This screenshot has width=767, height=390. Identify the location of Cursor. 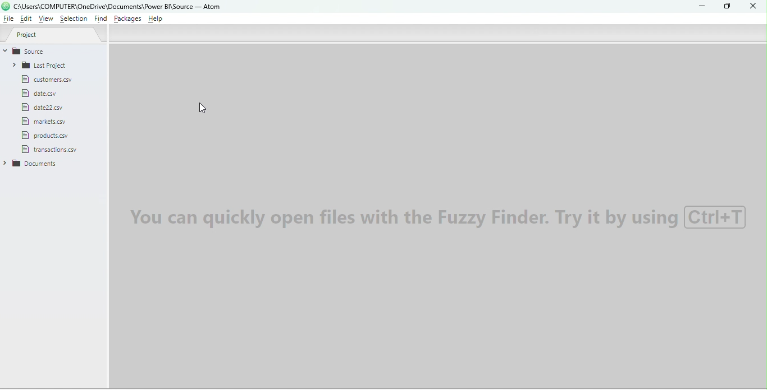
(202, 108).